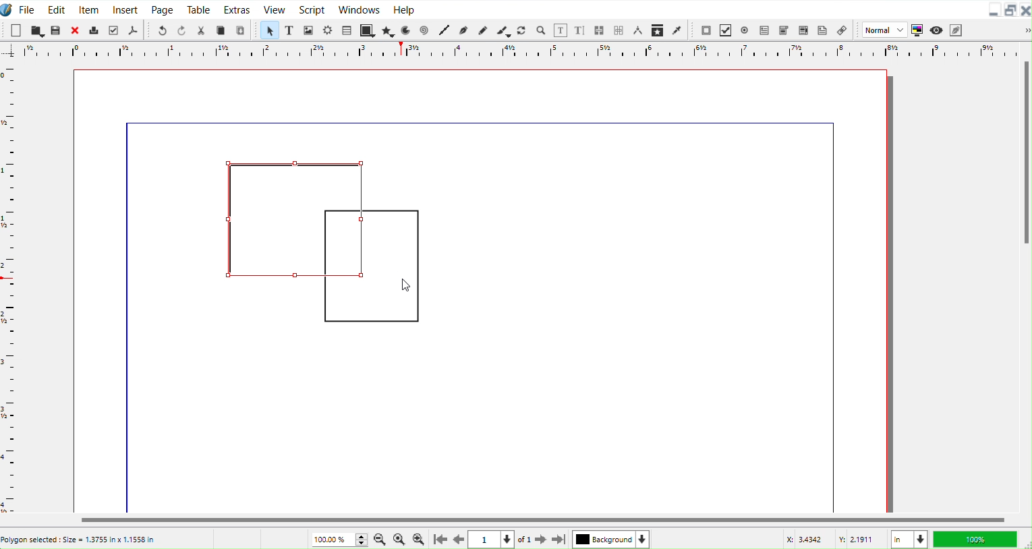 The width and height of the screenshot is (1032, 549). What do you see at coordinates (764, 30) in the screenshot?
I see `PDF Text Field` at bounding box center [764, 30].